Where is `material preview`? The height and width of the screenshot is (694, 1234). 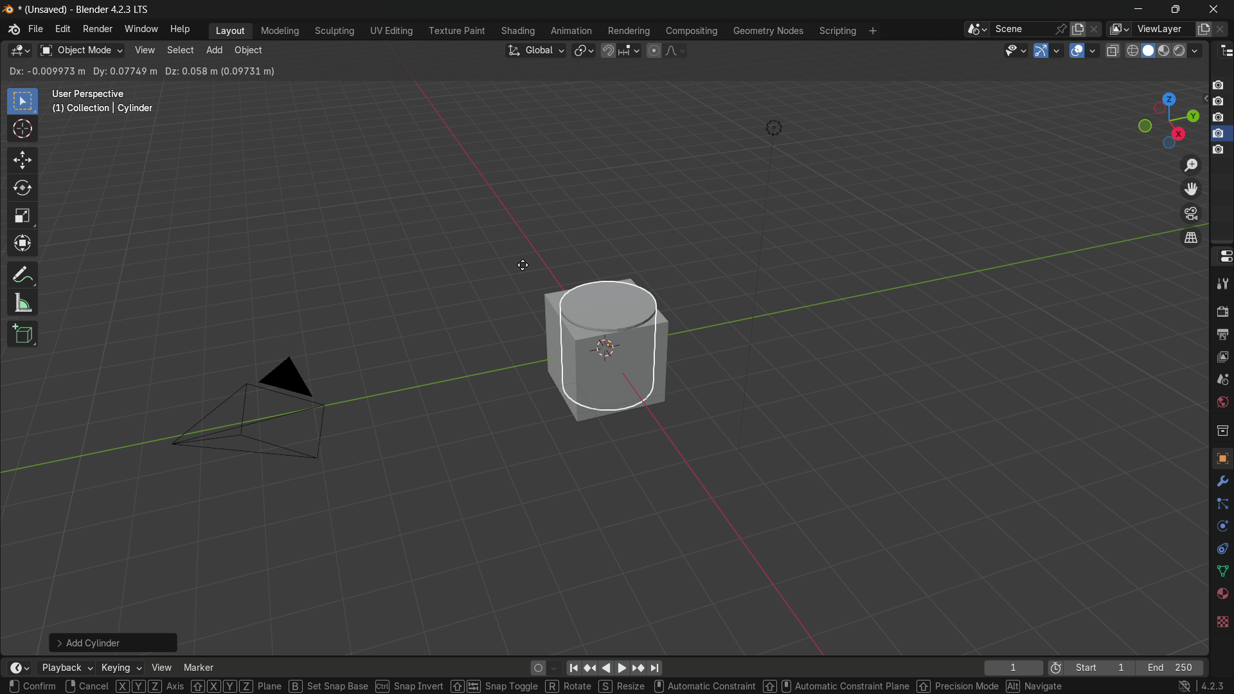
material preview is located at coordinates (1167, 51).